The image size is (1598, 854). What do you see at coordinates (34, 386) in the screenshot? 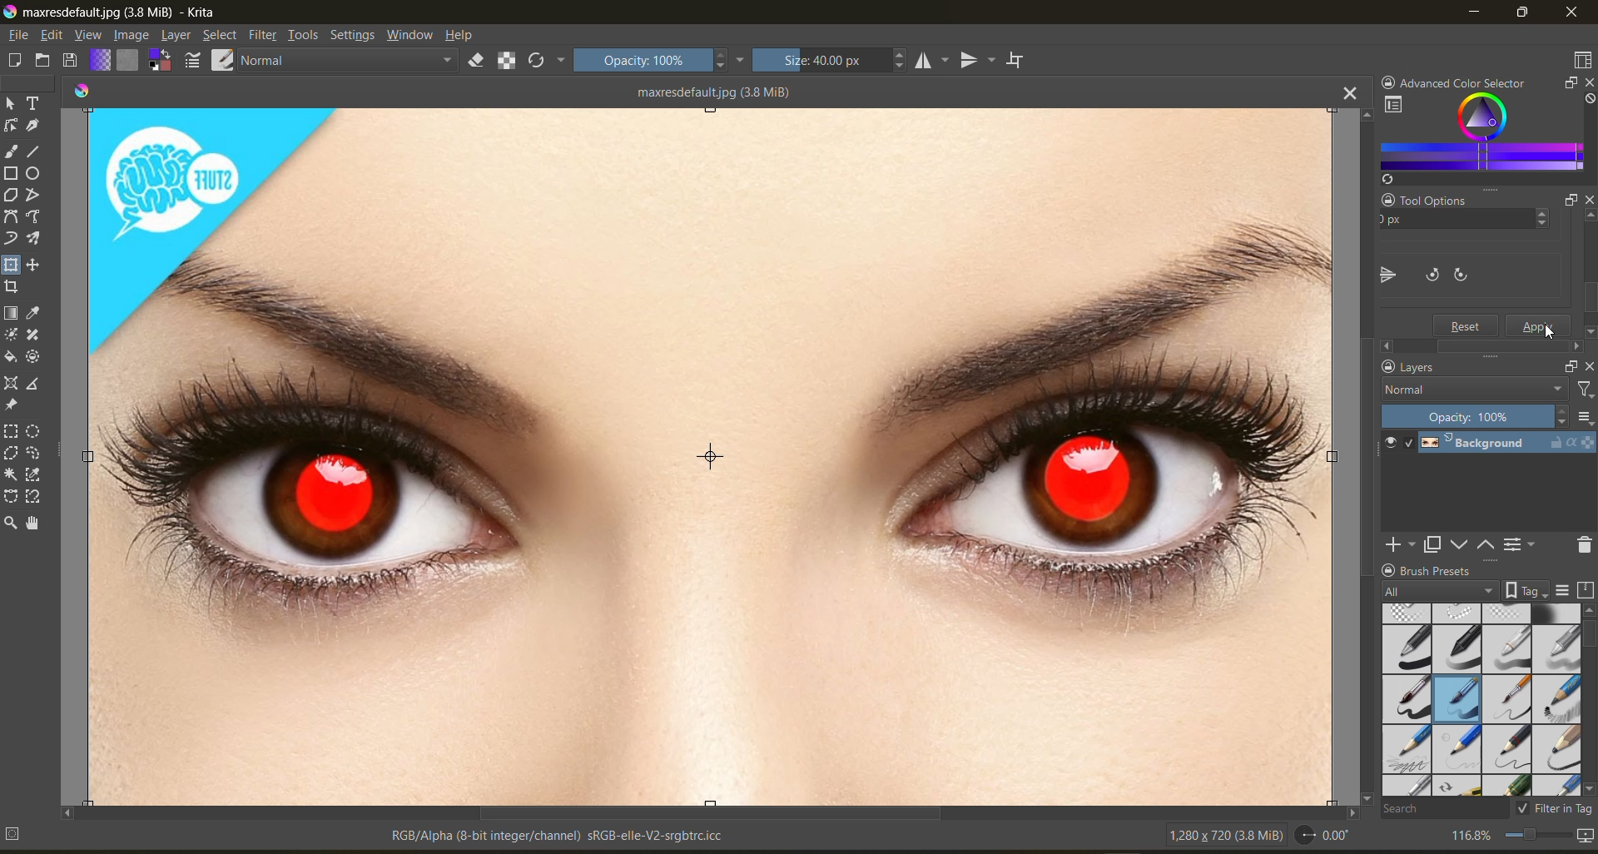
I see `tool` at bounding box center [34, 386].